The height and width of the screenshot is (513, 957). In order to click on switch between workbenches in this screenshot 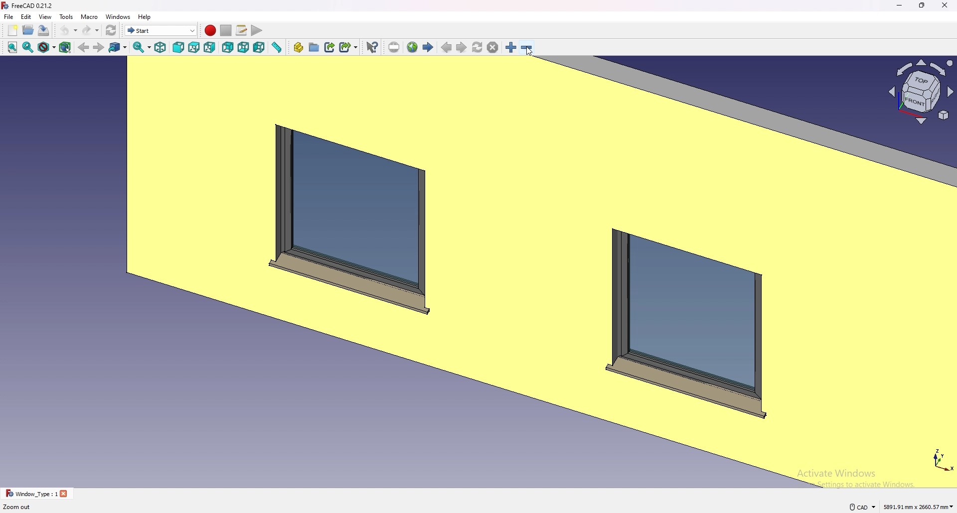, I will do `click(160, 30)`.